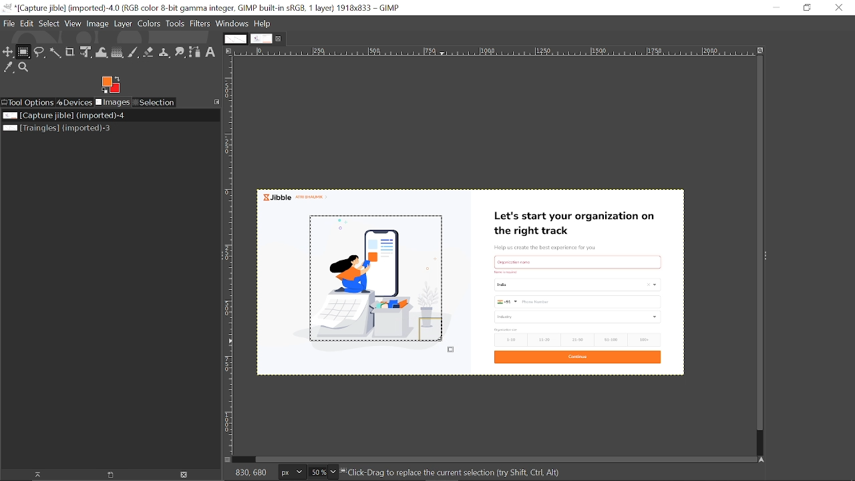 Image resolution: width=855 pixels, height=481 pixels. I want to click on Images, so click(115, 103).